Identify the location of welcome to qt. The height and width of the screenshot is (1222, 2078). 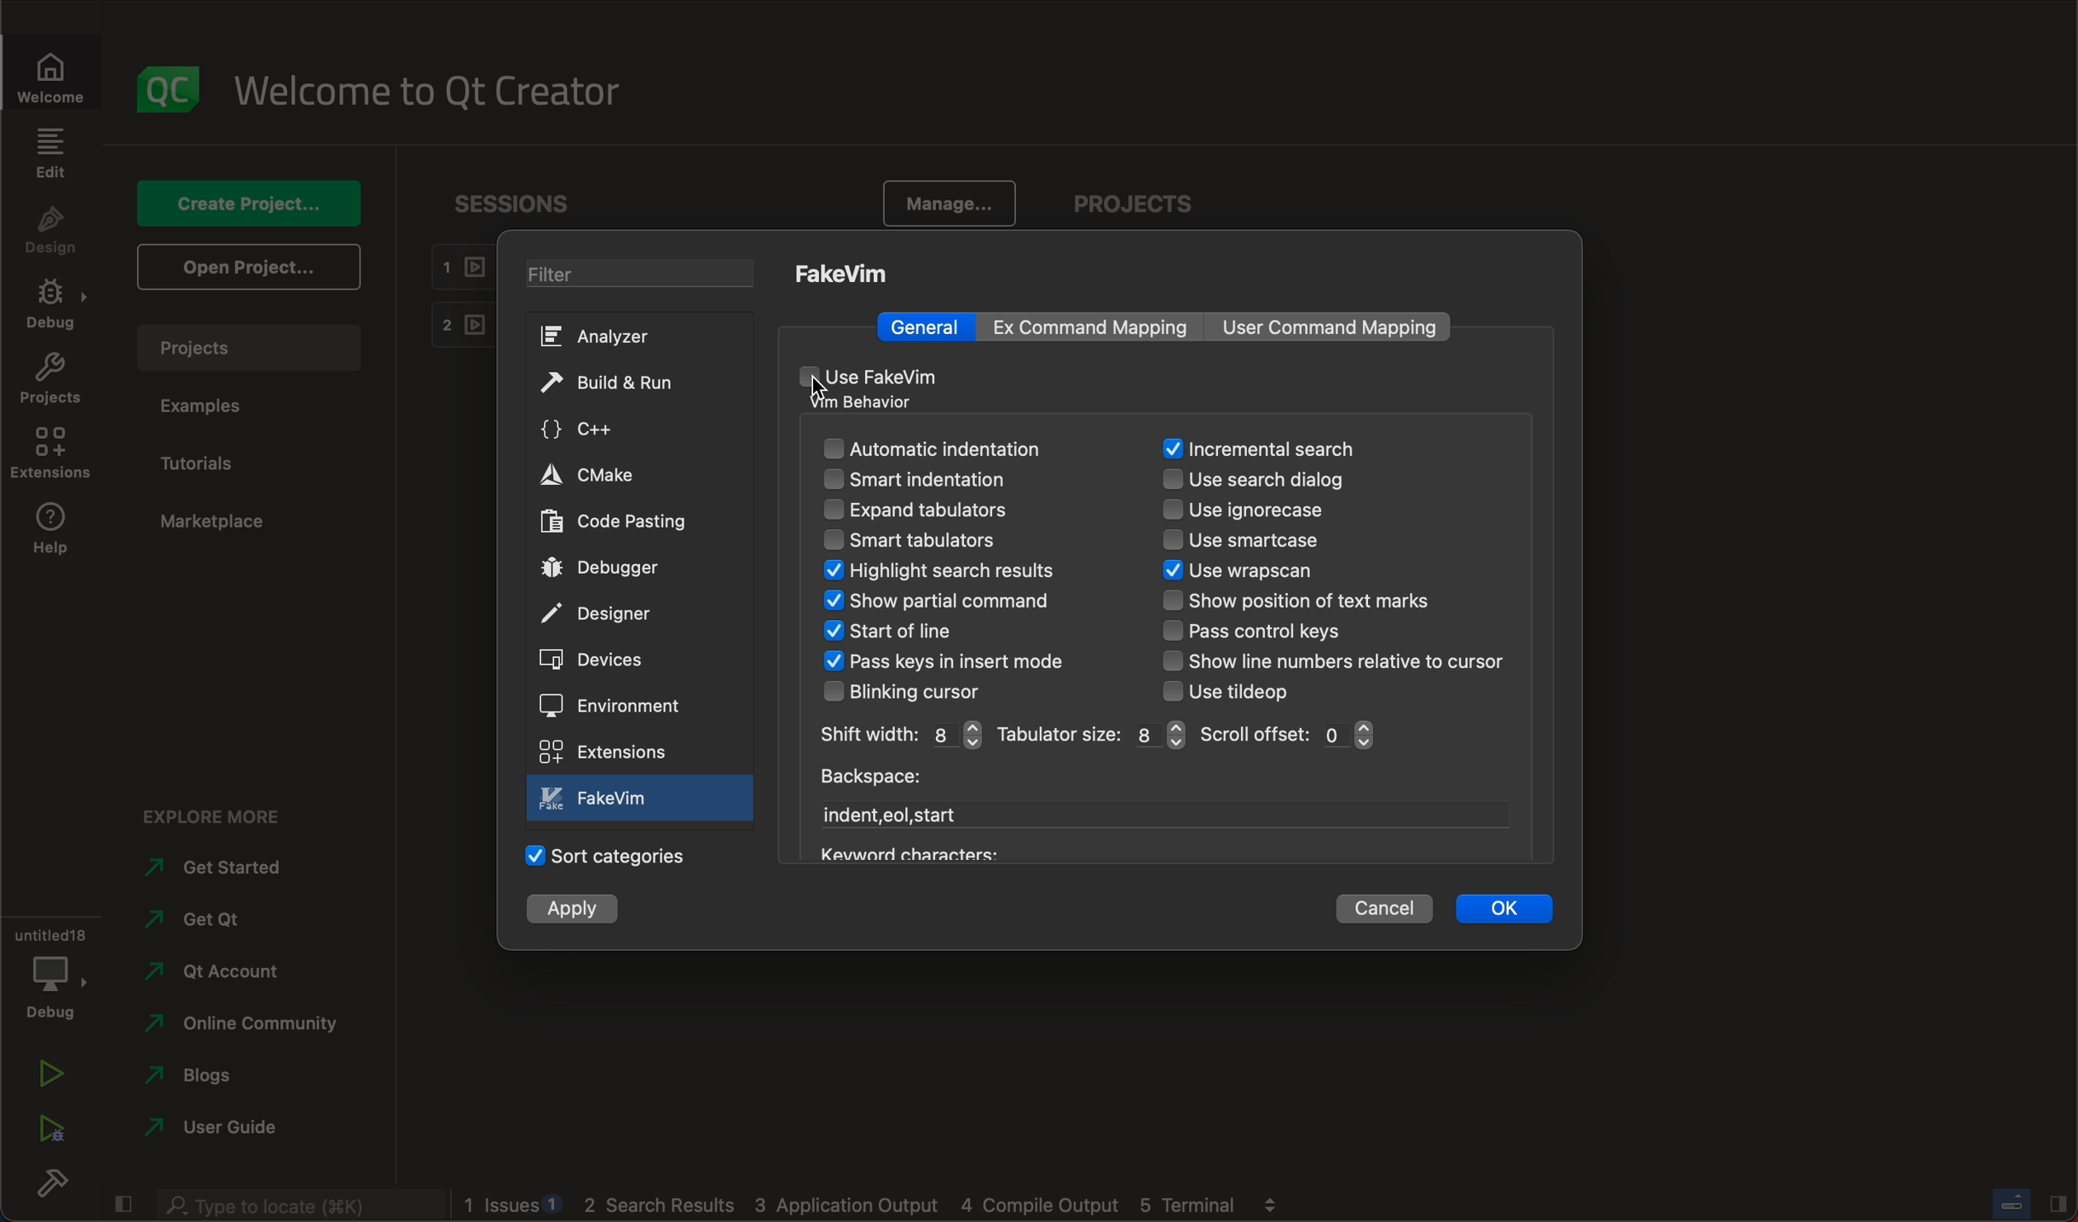
(437, 92).